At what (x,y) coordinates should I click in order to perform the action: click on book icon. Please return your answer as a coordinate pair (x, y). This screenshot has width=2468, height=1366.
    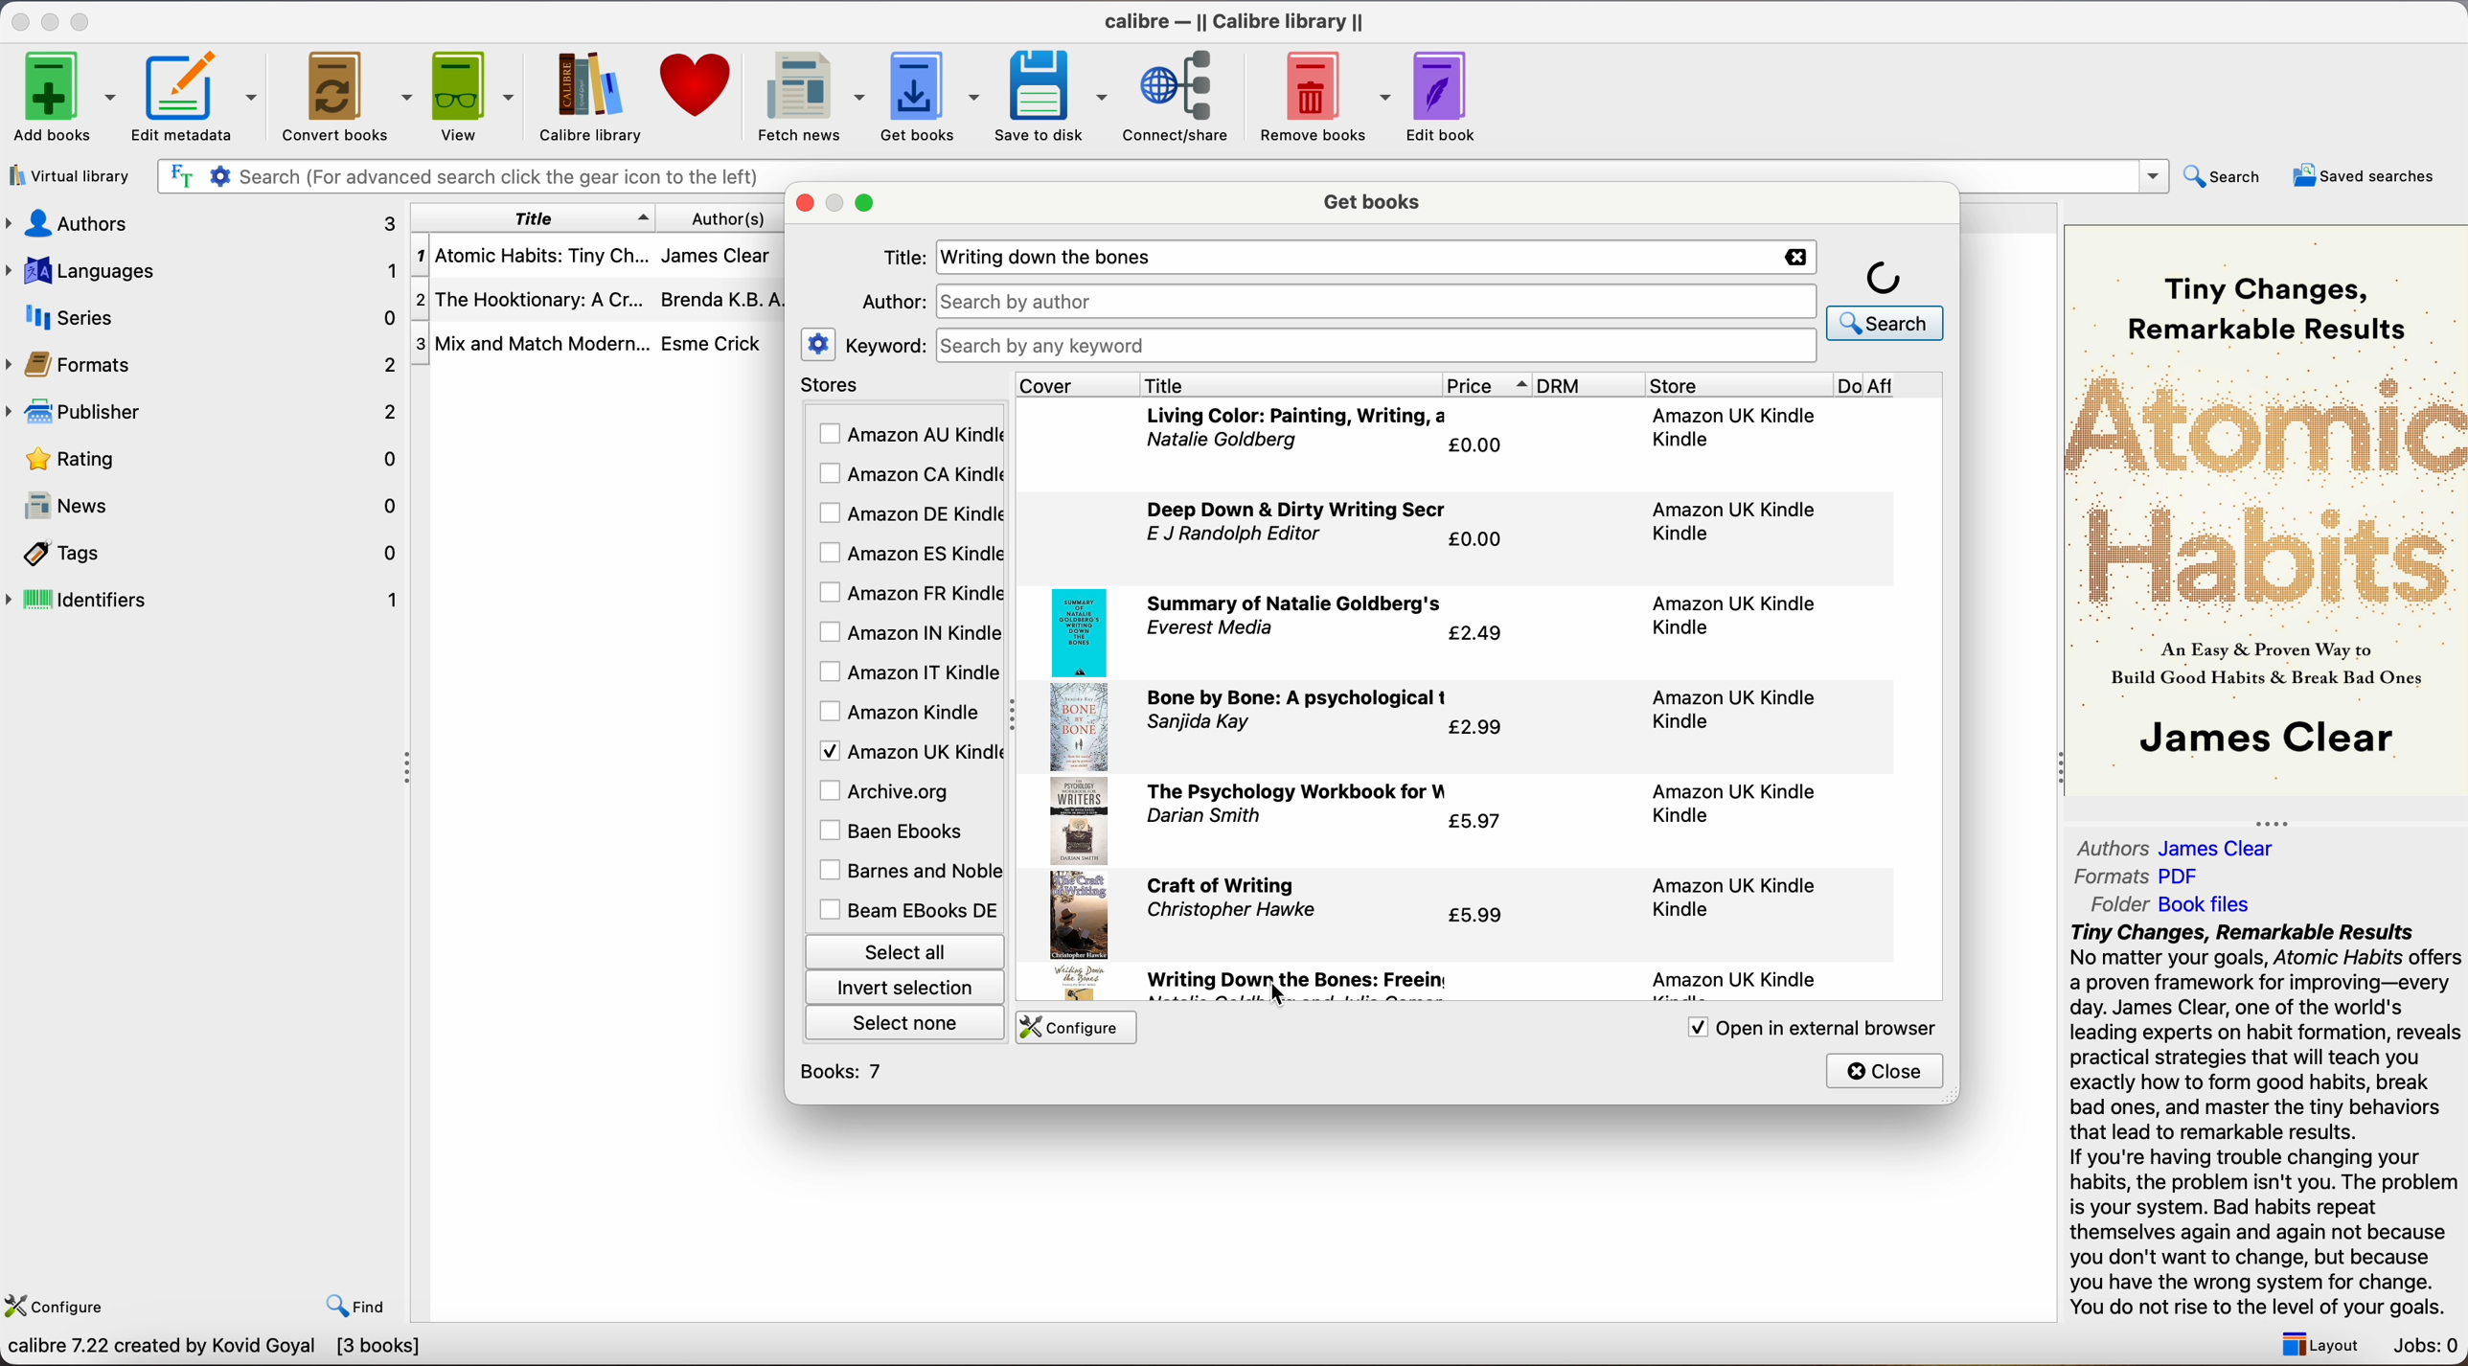
    Looking at the image, I should click on (1079, 632).